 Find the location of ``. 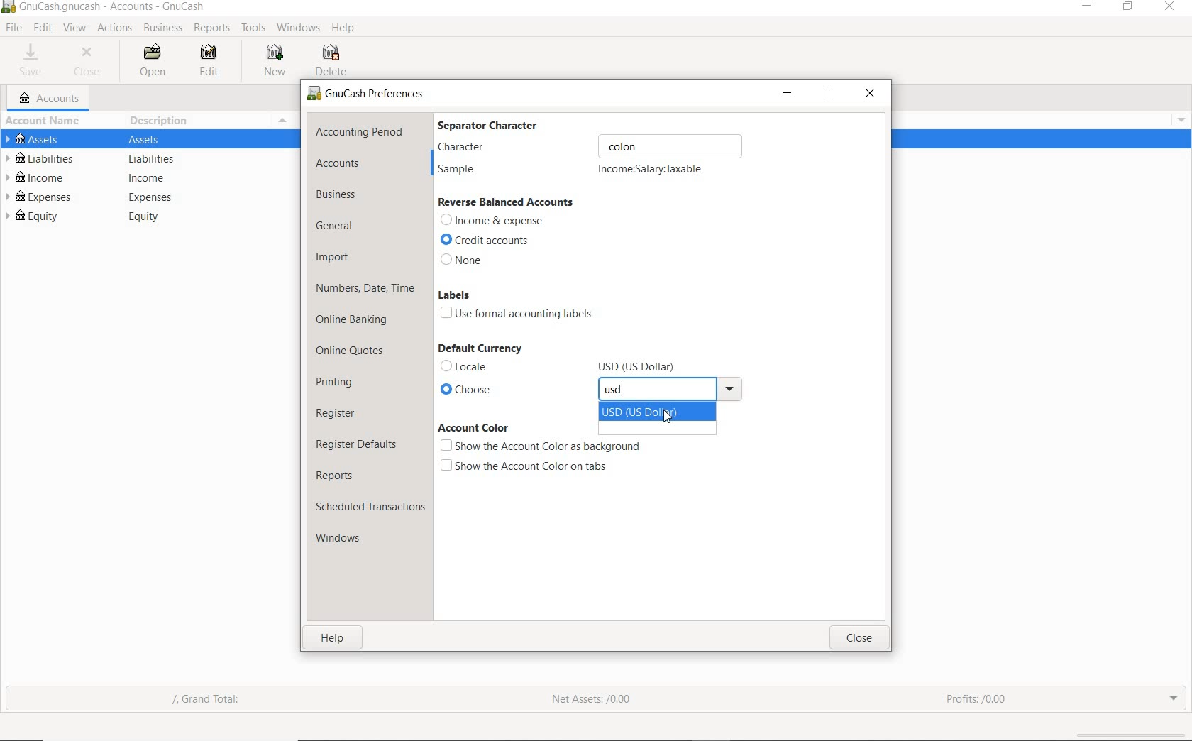

 is located at coordinates (149, 220).